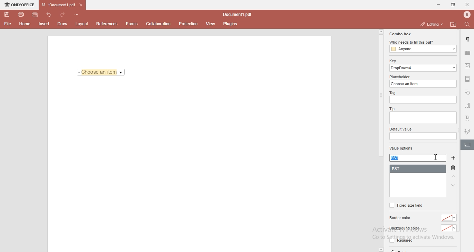 The image size is (474, 252). What do you see at coordinates (468, 66) in the screenshot?
I see `image` at bounding box center [468, 66].